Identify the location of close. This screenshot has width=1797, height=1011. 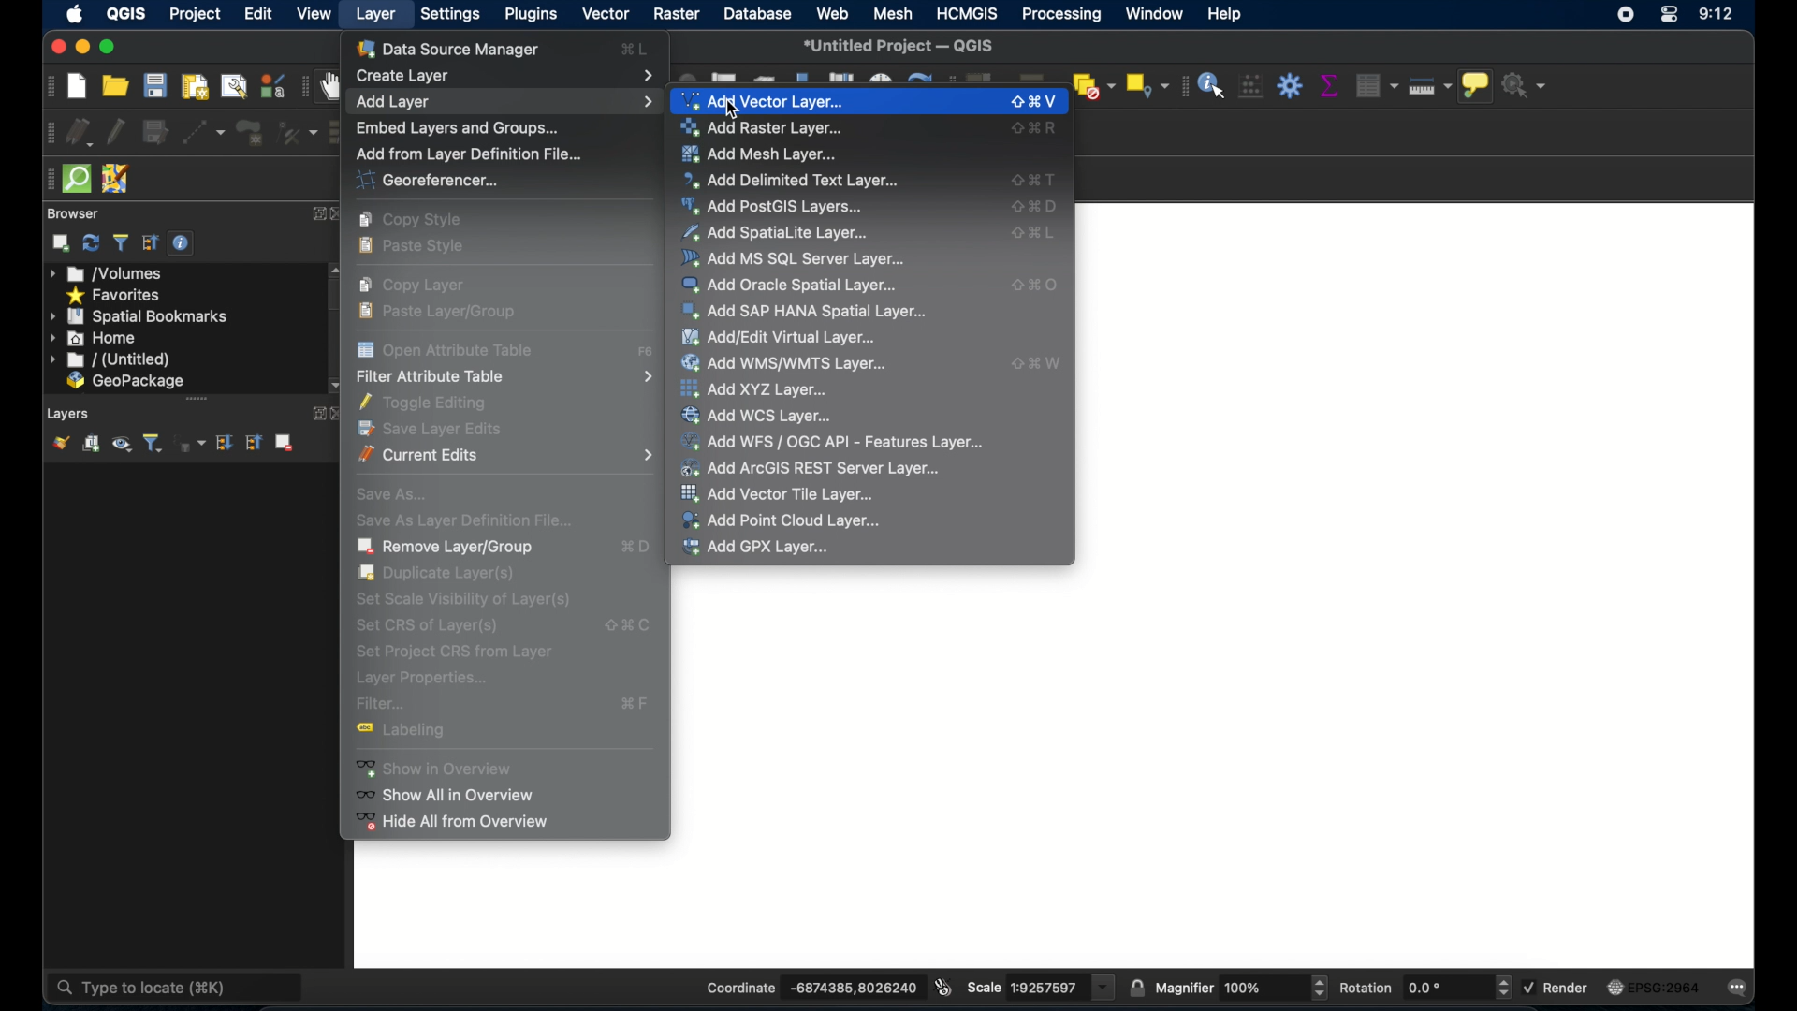
(54, 46).